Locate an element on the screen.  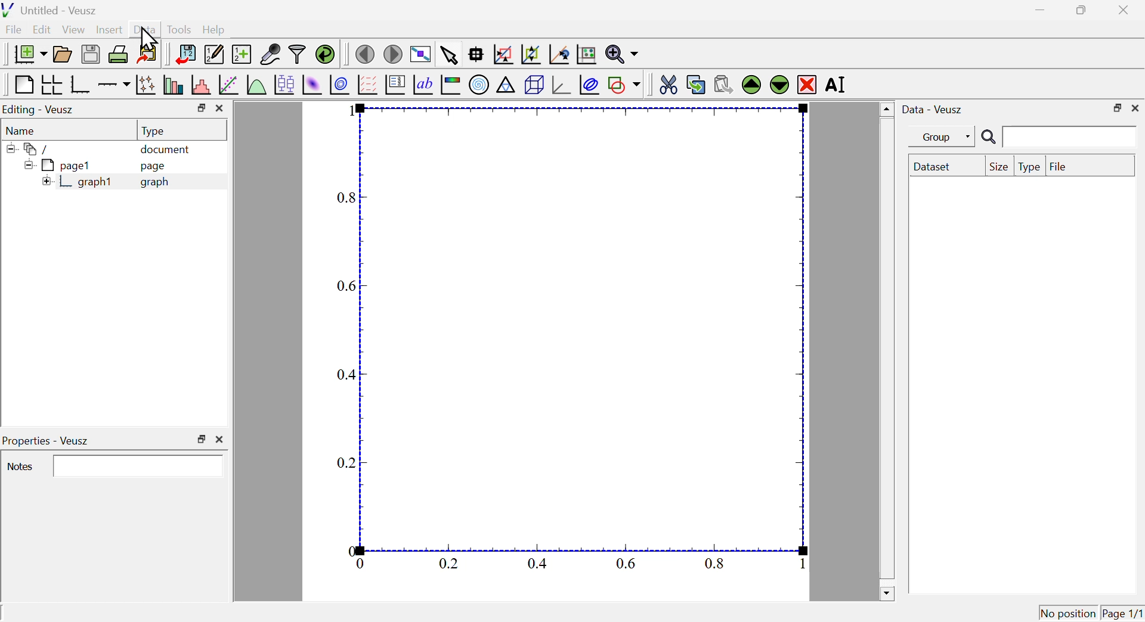
plot box plots is located at coordinates (283, 83).